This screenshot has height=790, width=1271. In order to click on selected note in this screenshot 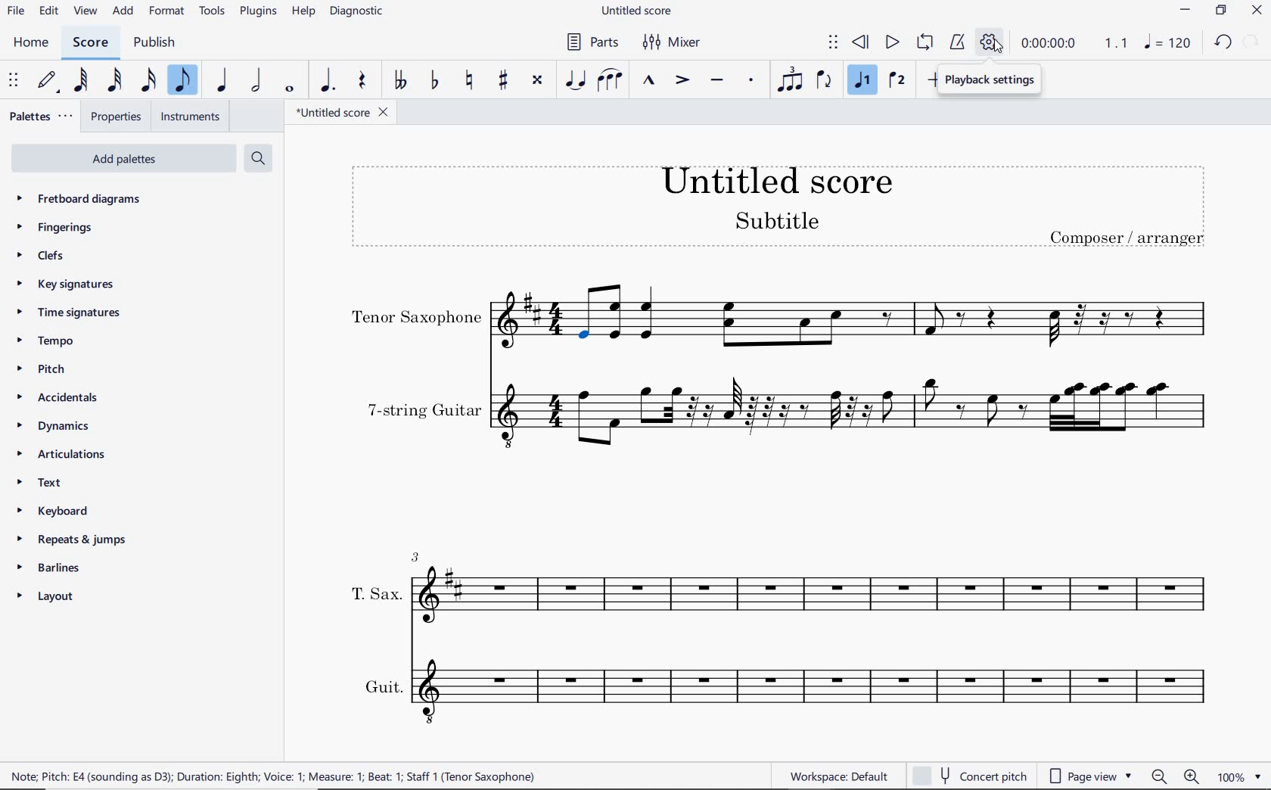, I will do `click(587, 341)`.